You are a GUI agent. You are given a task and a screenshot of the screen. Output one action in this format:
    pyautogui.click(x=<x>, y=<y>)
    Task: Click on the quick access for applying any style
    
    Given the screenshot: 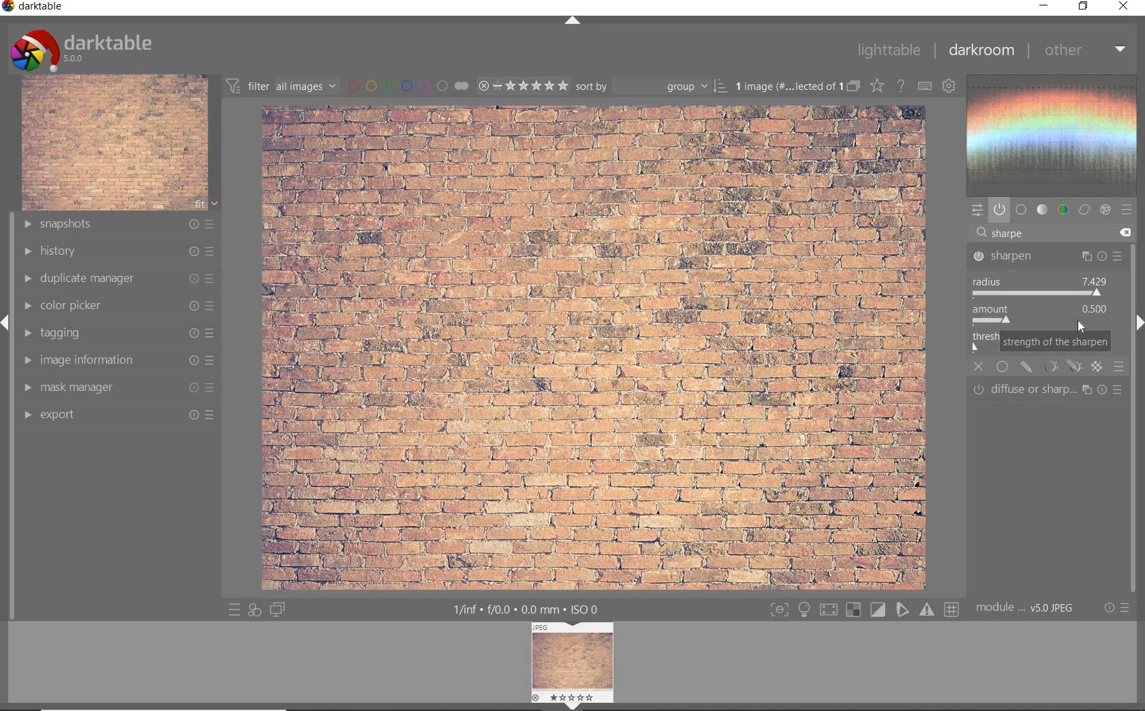 What is the action you would take?
    pyautogui.click(x=254, y=612)
    